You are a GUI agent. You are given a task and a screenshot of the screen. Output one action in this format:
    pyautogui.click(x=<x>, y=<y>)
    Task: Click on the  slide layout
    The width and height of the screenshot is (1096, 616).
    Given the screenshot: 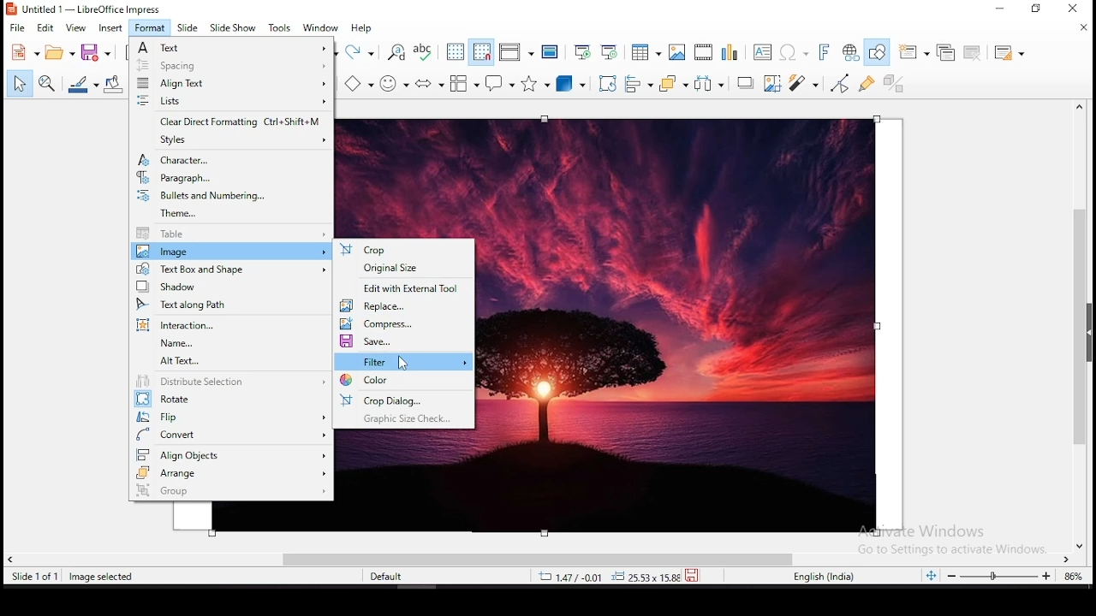 What is the action you would take?
    pyautogui.click(x=1009, y=53)
    